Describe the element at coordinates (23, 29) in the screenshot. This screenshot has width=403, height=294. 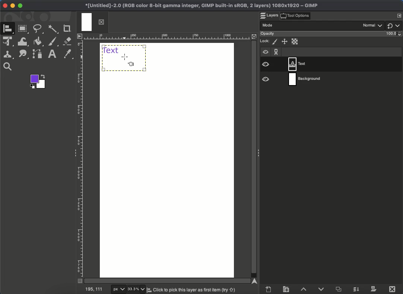
I see `Rectangular tool` at that location.